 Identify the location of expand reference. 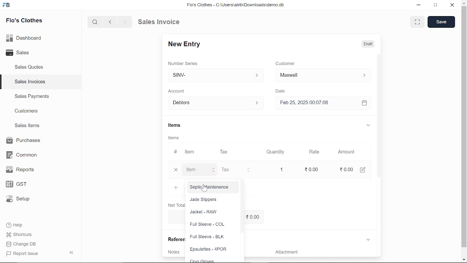
(371, 239).